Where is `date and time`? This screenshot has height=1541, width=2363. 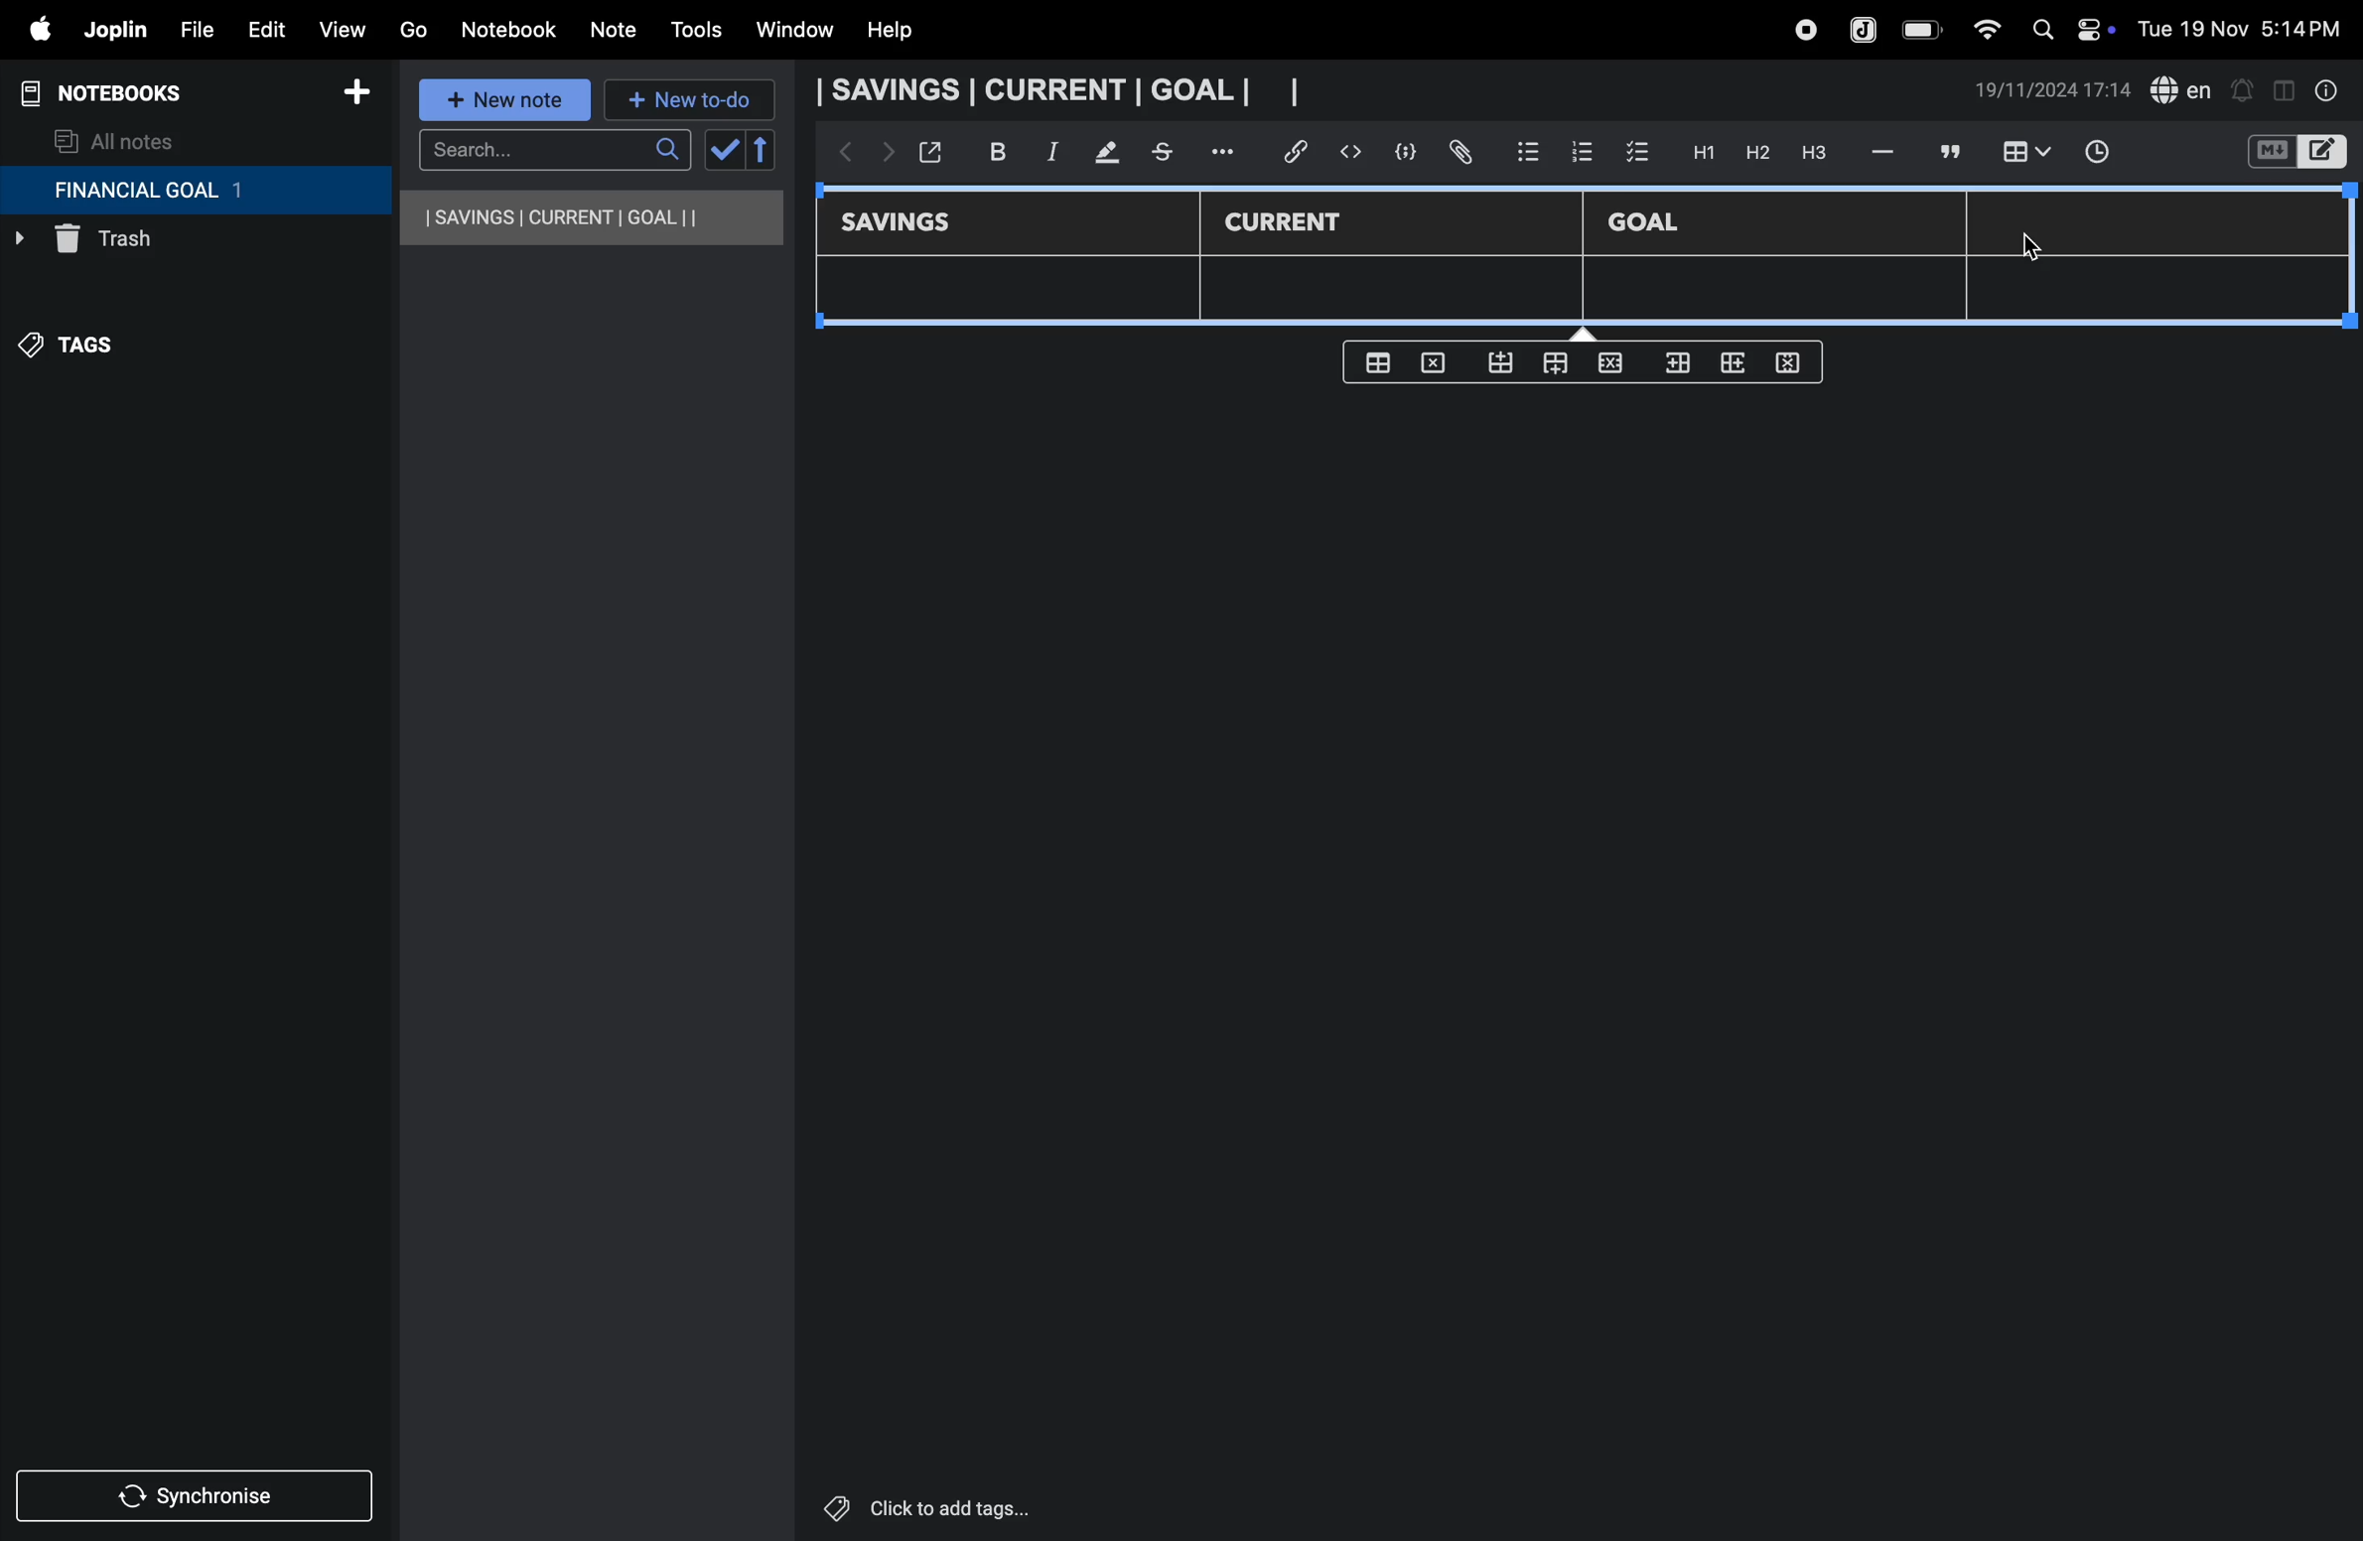
date and time is located at coordinates (2246, 27).